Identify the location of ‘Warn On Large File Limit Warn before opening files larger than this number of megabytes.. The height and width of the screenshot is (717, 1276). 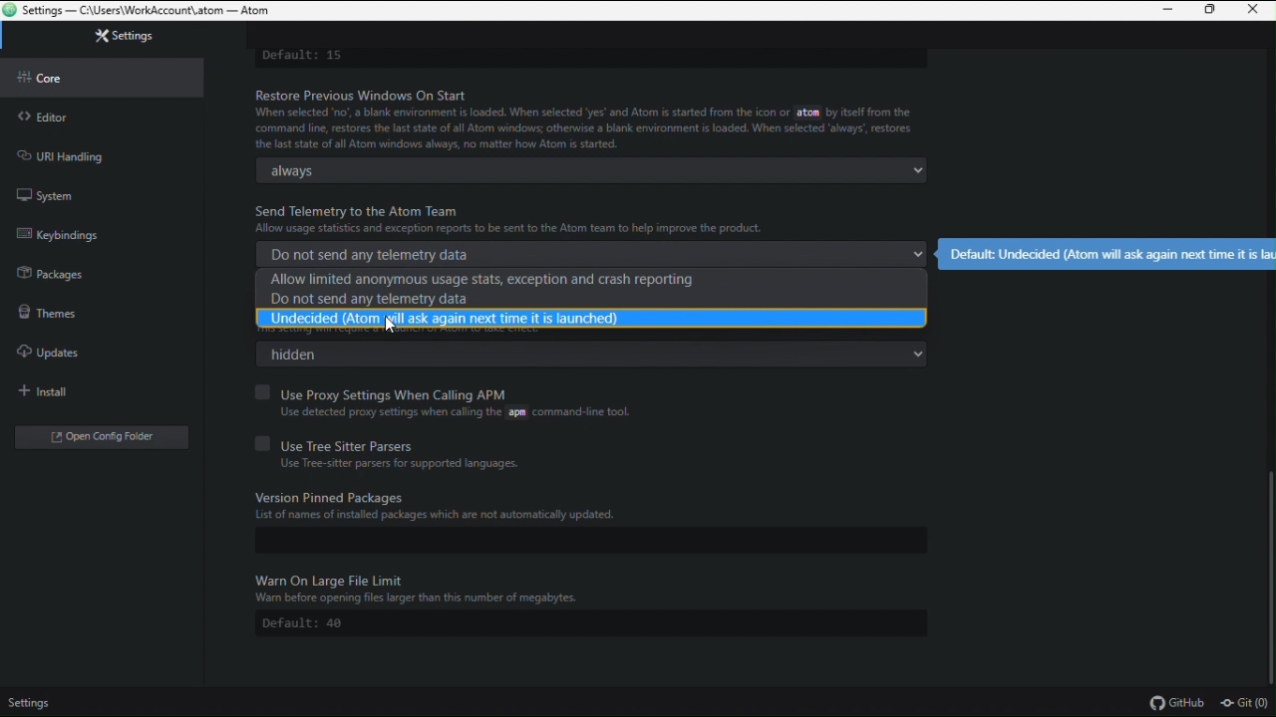
(418, 586).